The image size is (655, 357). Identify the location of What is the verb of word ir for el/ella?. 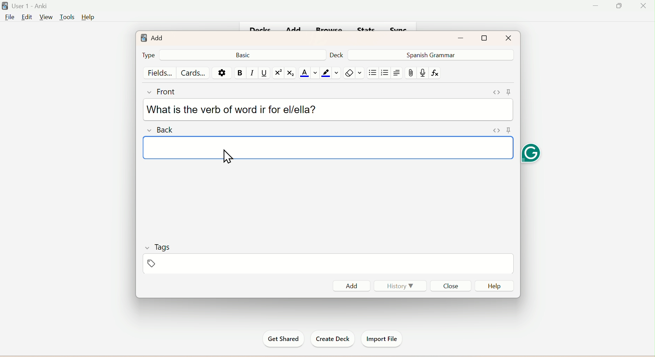
(234, 111).